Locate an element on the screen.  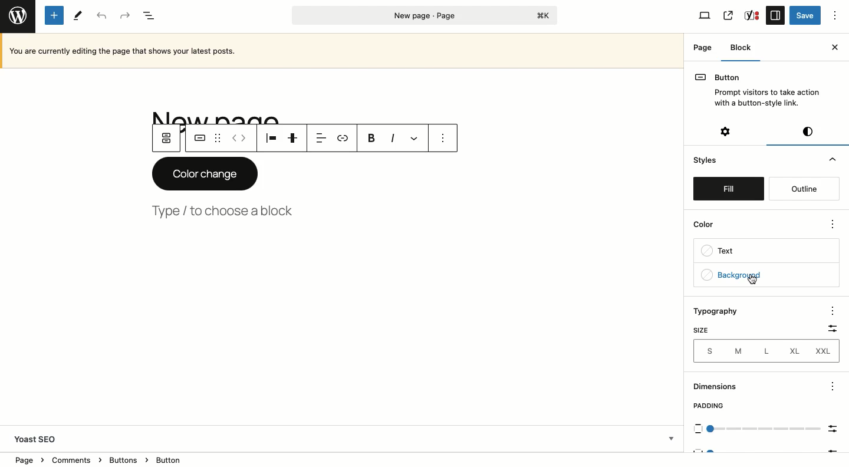
Filter is located at coordinates (829, 328).